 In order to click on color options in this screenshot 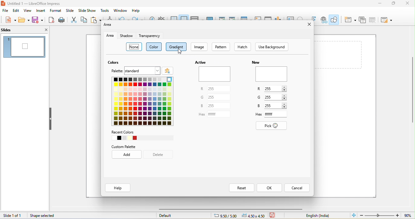, I will do `click(145, 102)`.